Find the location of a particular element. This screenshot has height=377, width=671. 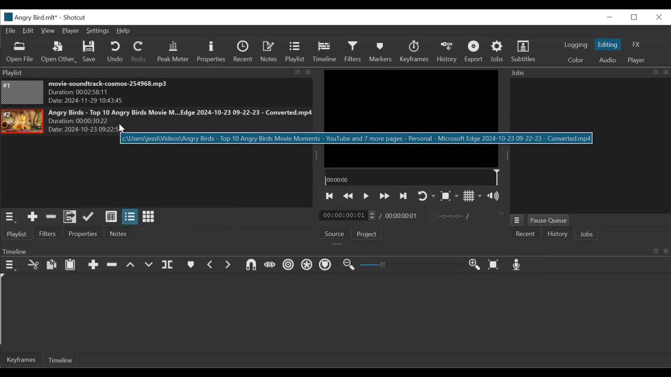

Snap is located at coordinates (250, 266).